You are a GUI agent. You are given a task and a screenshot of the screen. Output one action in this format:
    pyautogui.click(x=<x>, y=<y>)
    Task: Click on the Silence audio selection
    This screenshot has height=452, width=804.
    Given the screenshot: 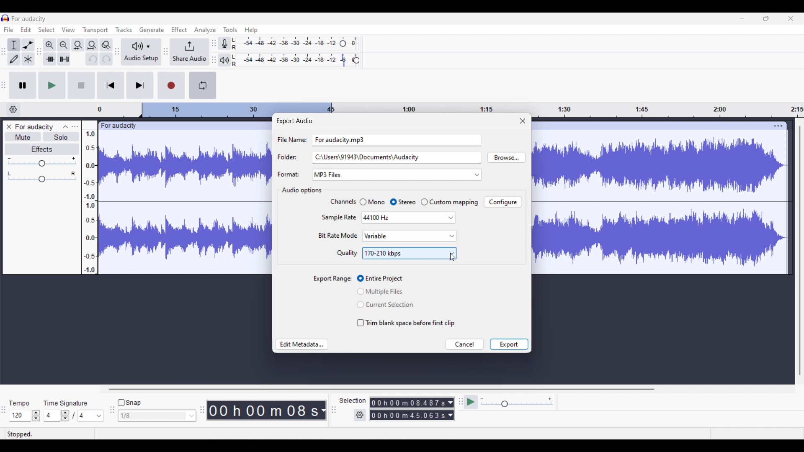 What is the action you would take?
    pyautogui.click(x=64, y=59)
    